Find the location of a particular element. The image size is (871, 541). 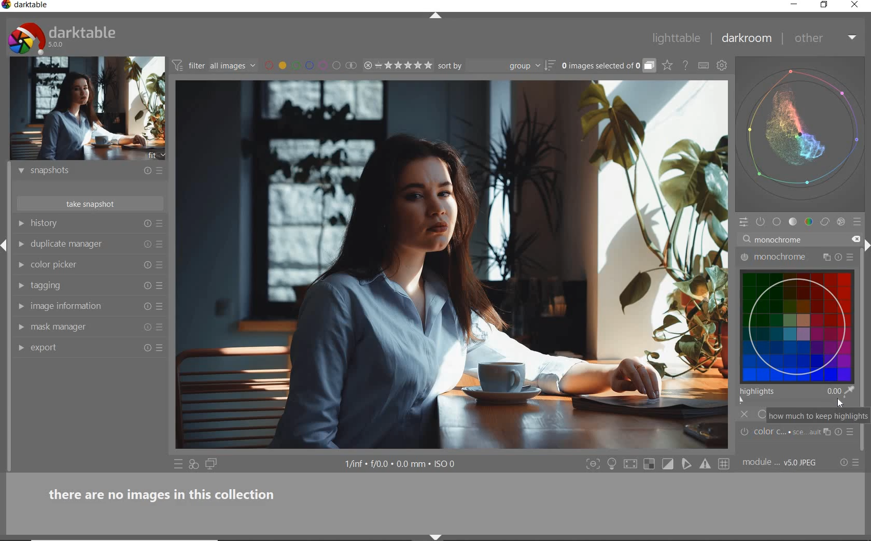

toggle clipping indication is located at coordinates (669, 464).